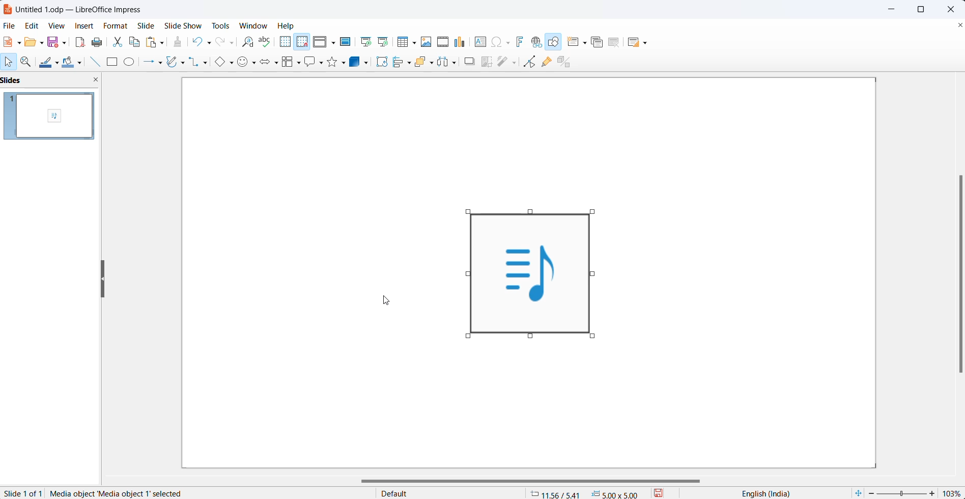 The image size is (965, 499). I want to click on insert image, so click(428, 42).